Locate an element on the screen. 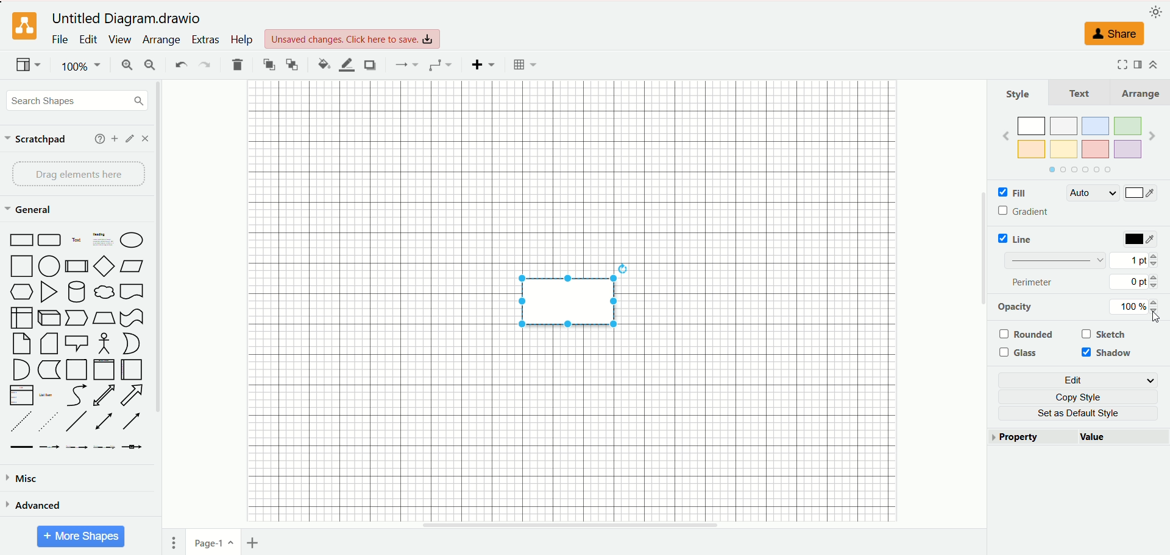  format is located at coordinates (1138, 63).